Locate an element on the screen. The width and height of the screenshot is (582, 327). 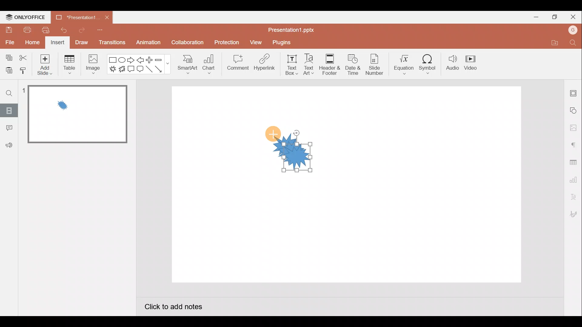
Add slide is located at coordinates (45, 65).